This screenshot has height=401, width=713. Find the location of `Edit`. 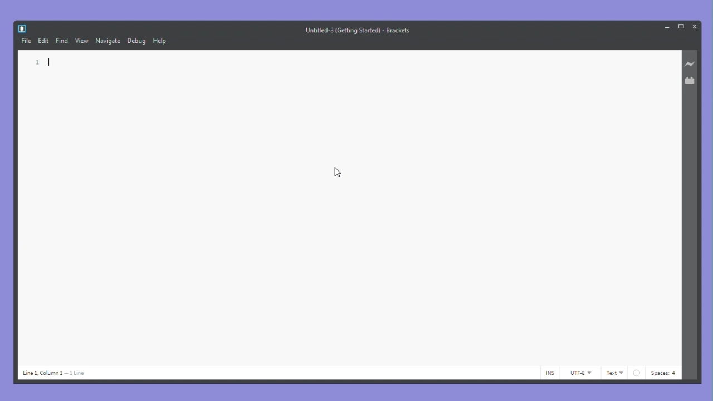

Edit is located at coordinates (43, 40).